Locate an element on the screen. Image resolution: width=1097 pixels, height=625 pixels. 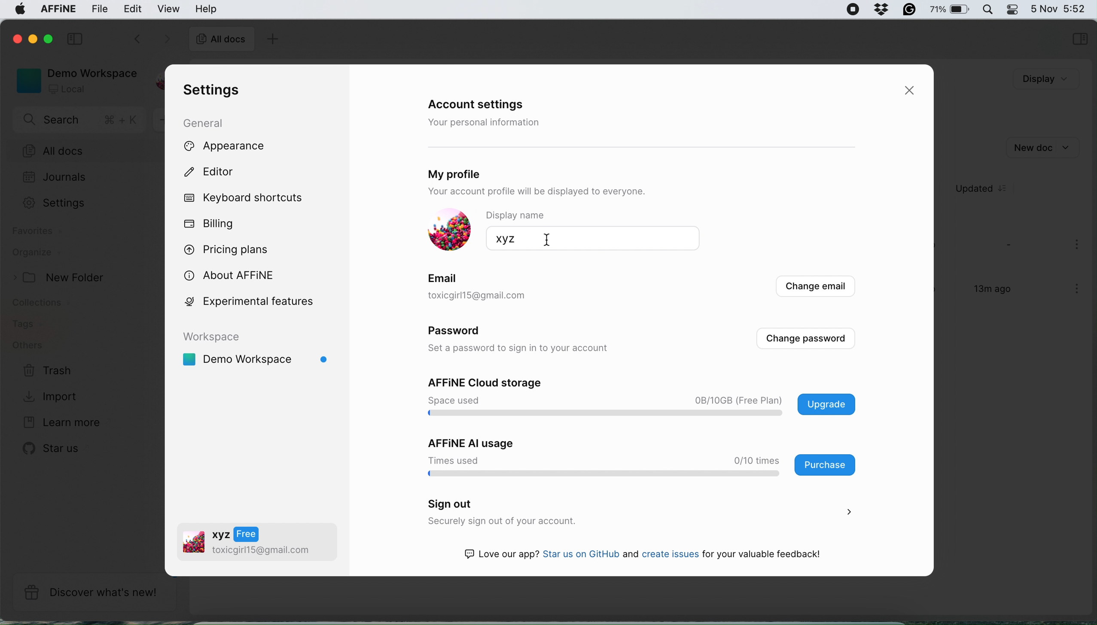
control center is located at coordinates (1012, 9).